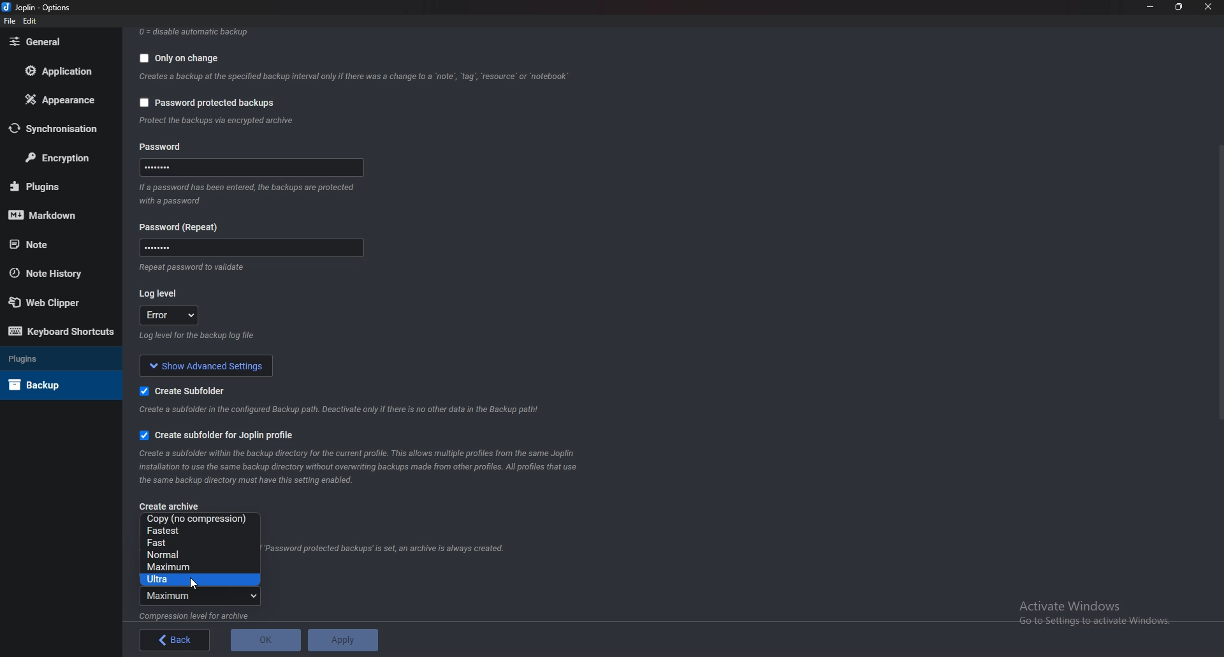 The height and width of the screenshot is (657, 1224). I want to click on Create sub folder, so click(190, 389).